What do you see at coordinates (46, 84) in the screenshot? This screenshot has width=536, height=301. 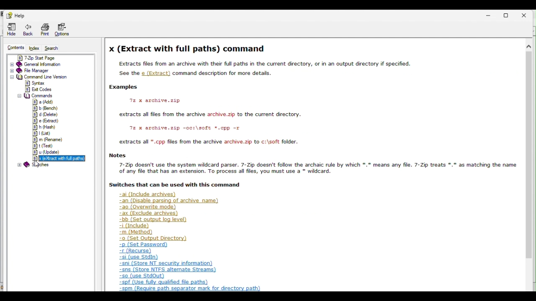 I see `Syntax` at bounding box center [46, 84].